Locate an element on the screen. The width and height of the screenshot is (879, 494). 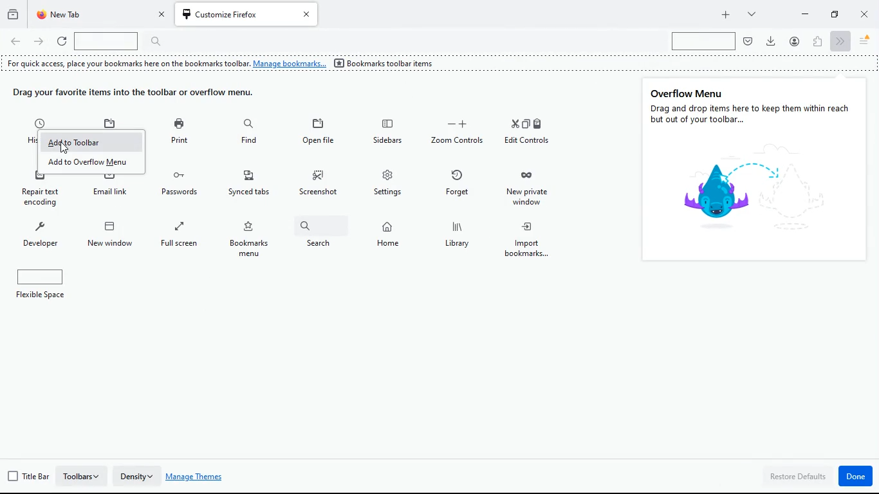
zoom controls is located at coordinates (459, 134).